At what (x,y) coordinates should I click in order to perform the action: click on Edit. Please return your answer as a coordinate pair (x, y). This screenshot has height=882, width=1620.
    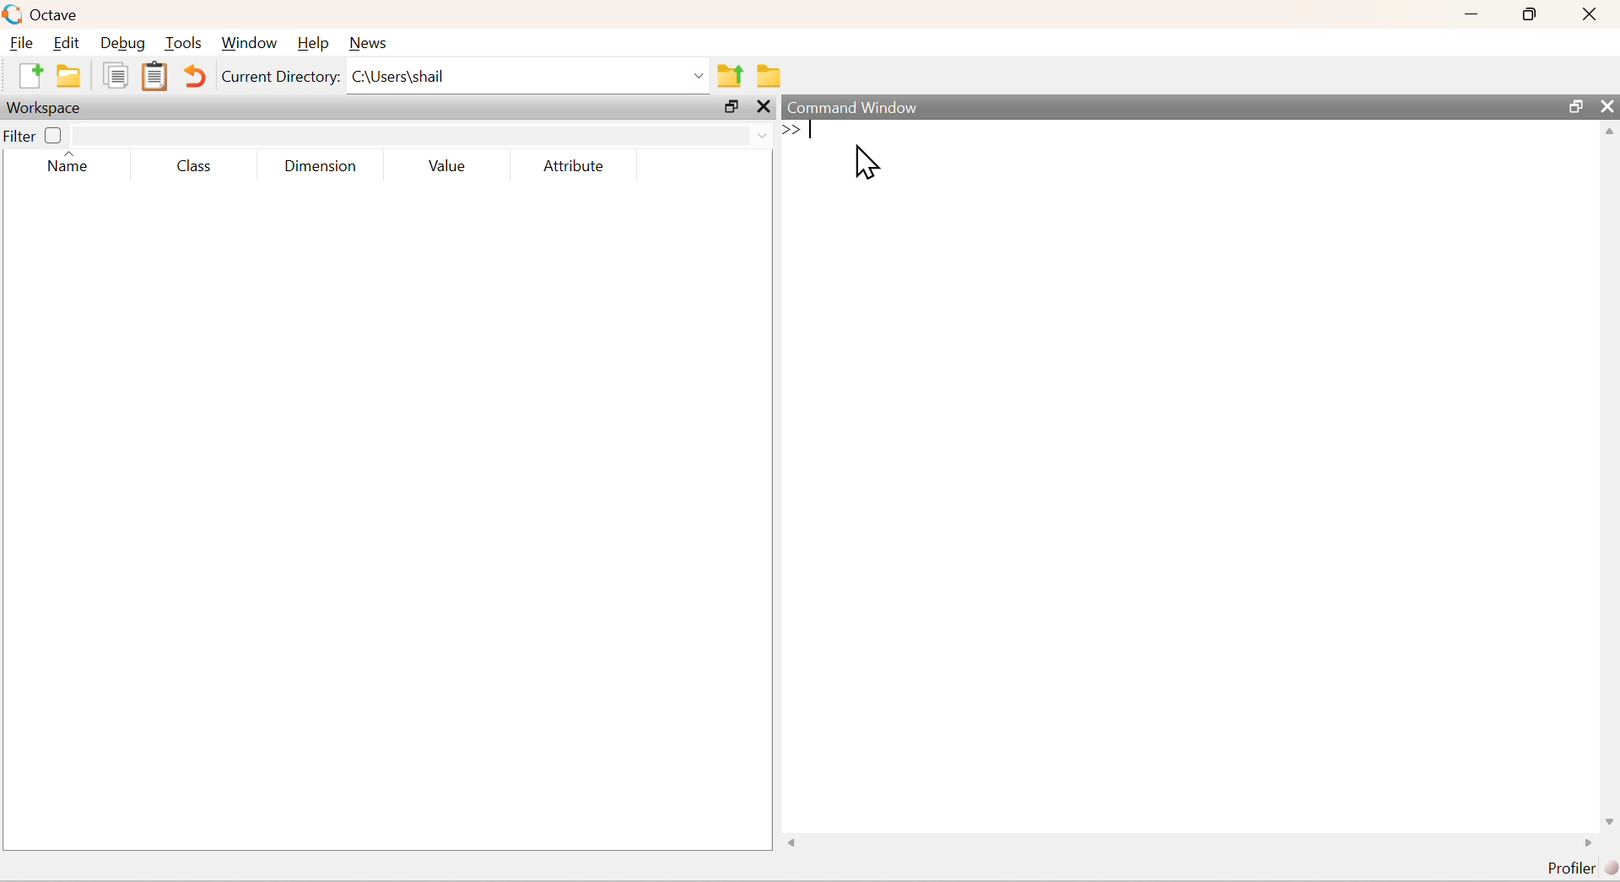
    Looking at the image, I should click on (69, 45).